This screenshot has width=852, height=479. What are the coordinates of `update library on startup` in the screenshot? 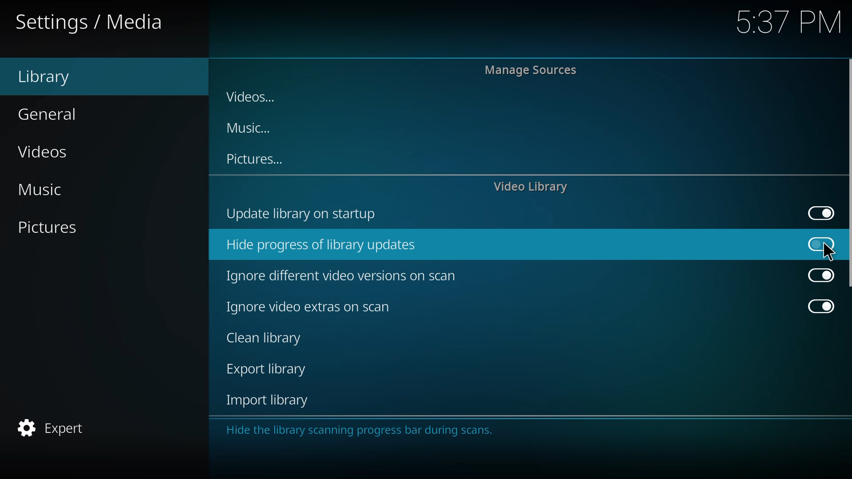 It's located at (304, 214).